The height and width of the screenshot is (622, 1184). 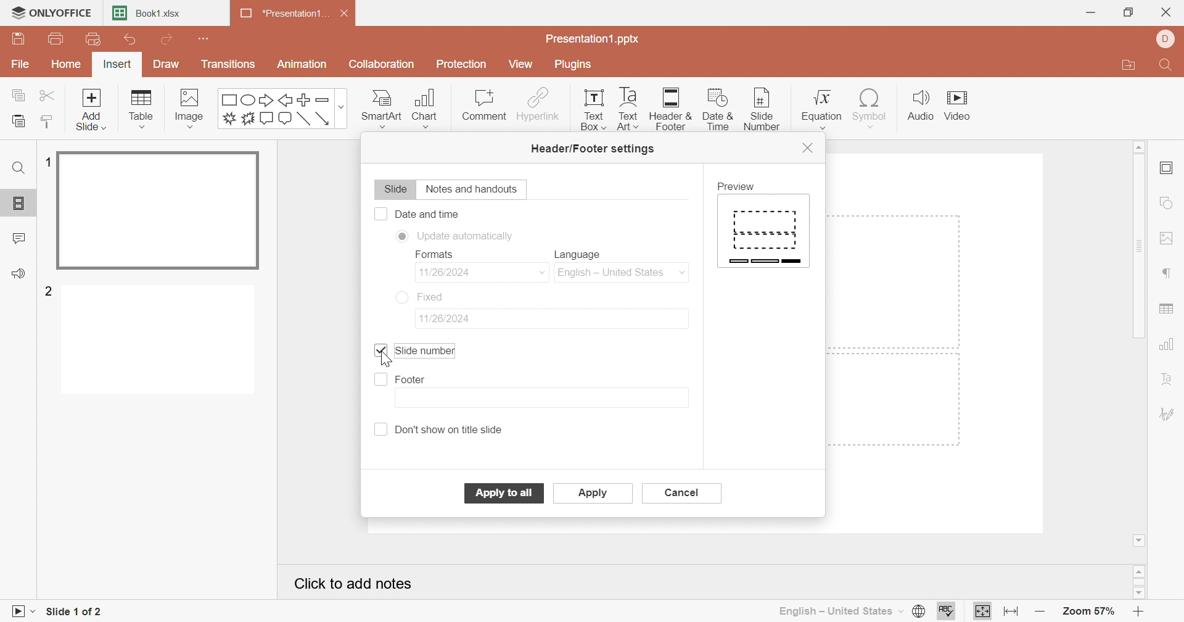 What do you see at coordinates (1138, 145) in the screenshot?
I see `Scroll Up` at bounding box center [1138, 145].